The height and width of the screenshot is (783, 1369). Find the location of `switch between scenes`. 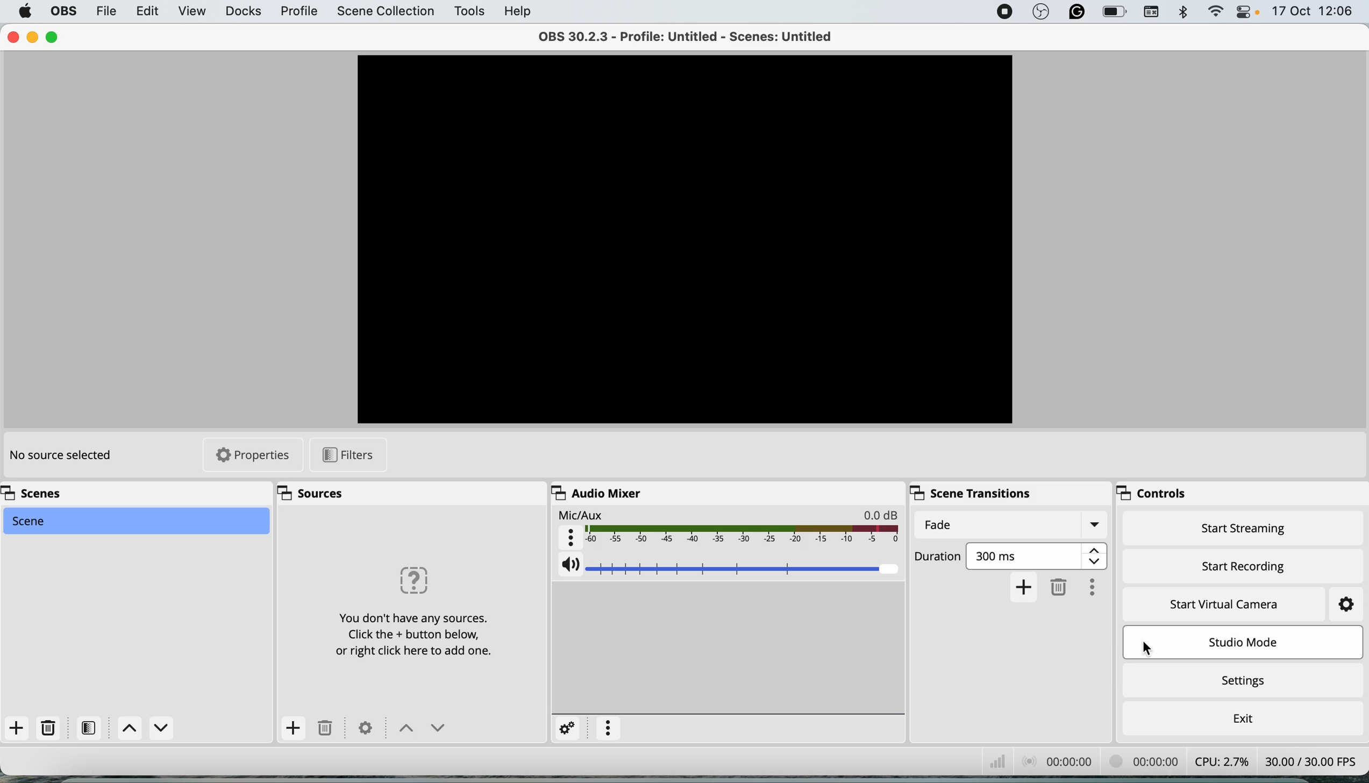

switch between scenes is located at coordinates (148, 728).